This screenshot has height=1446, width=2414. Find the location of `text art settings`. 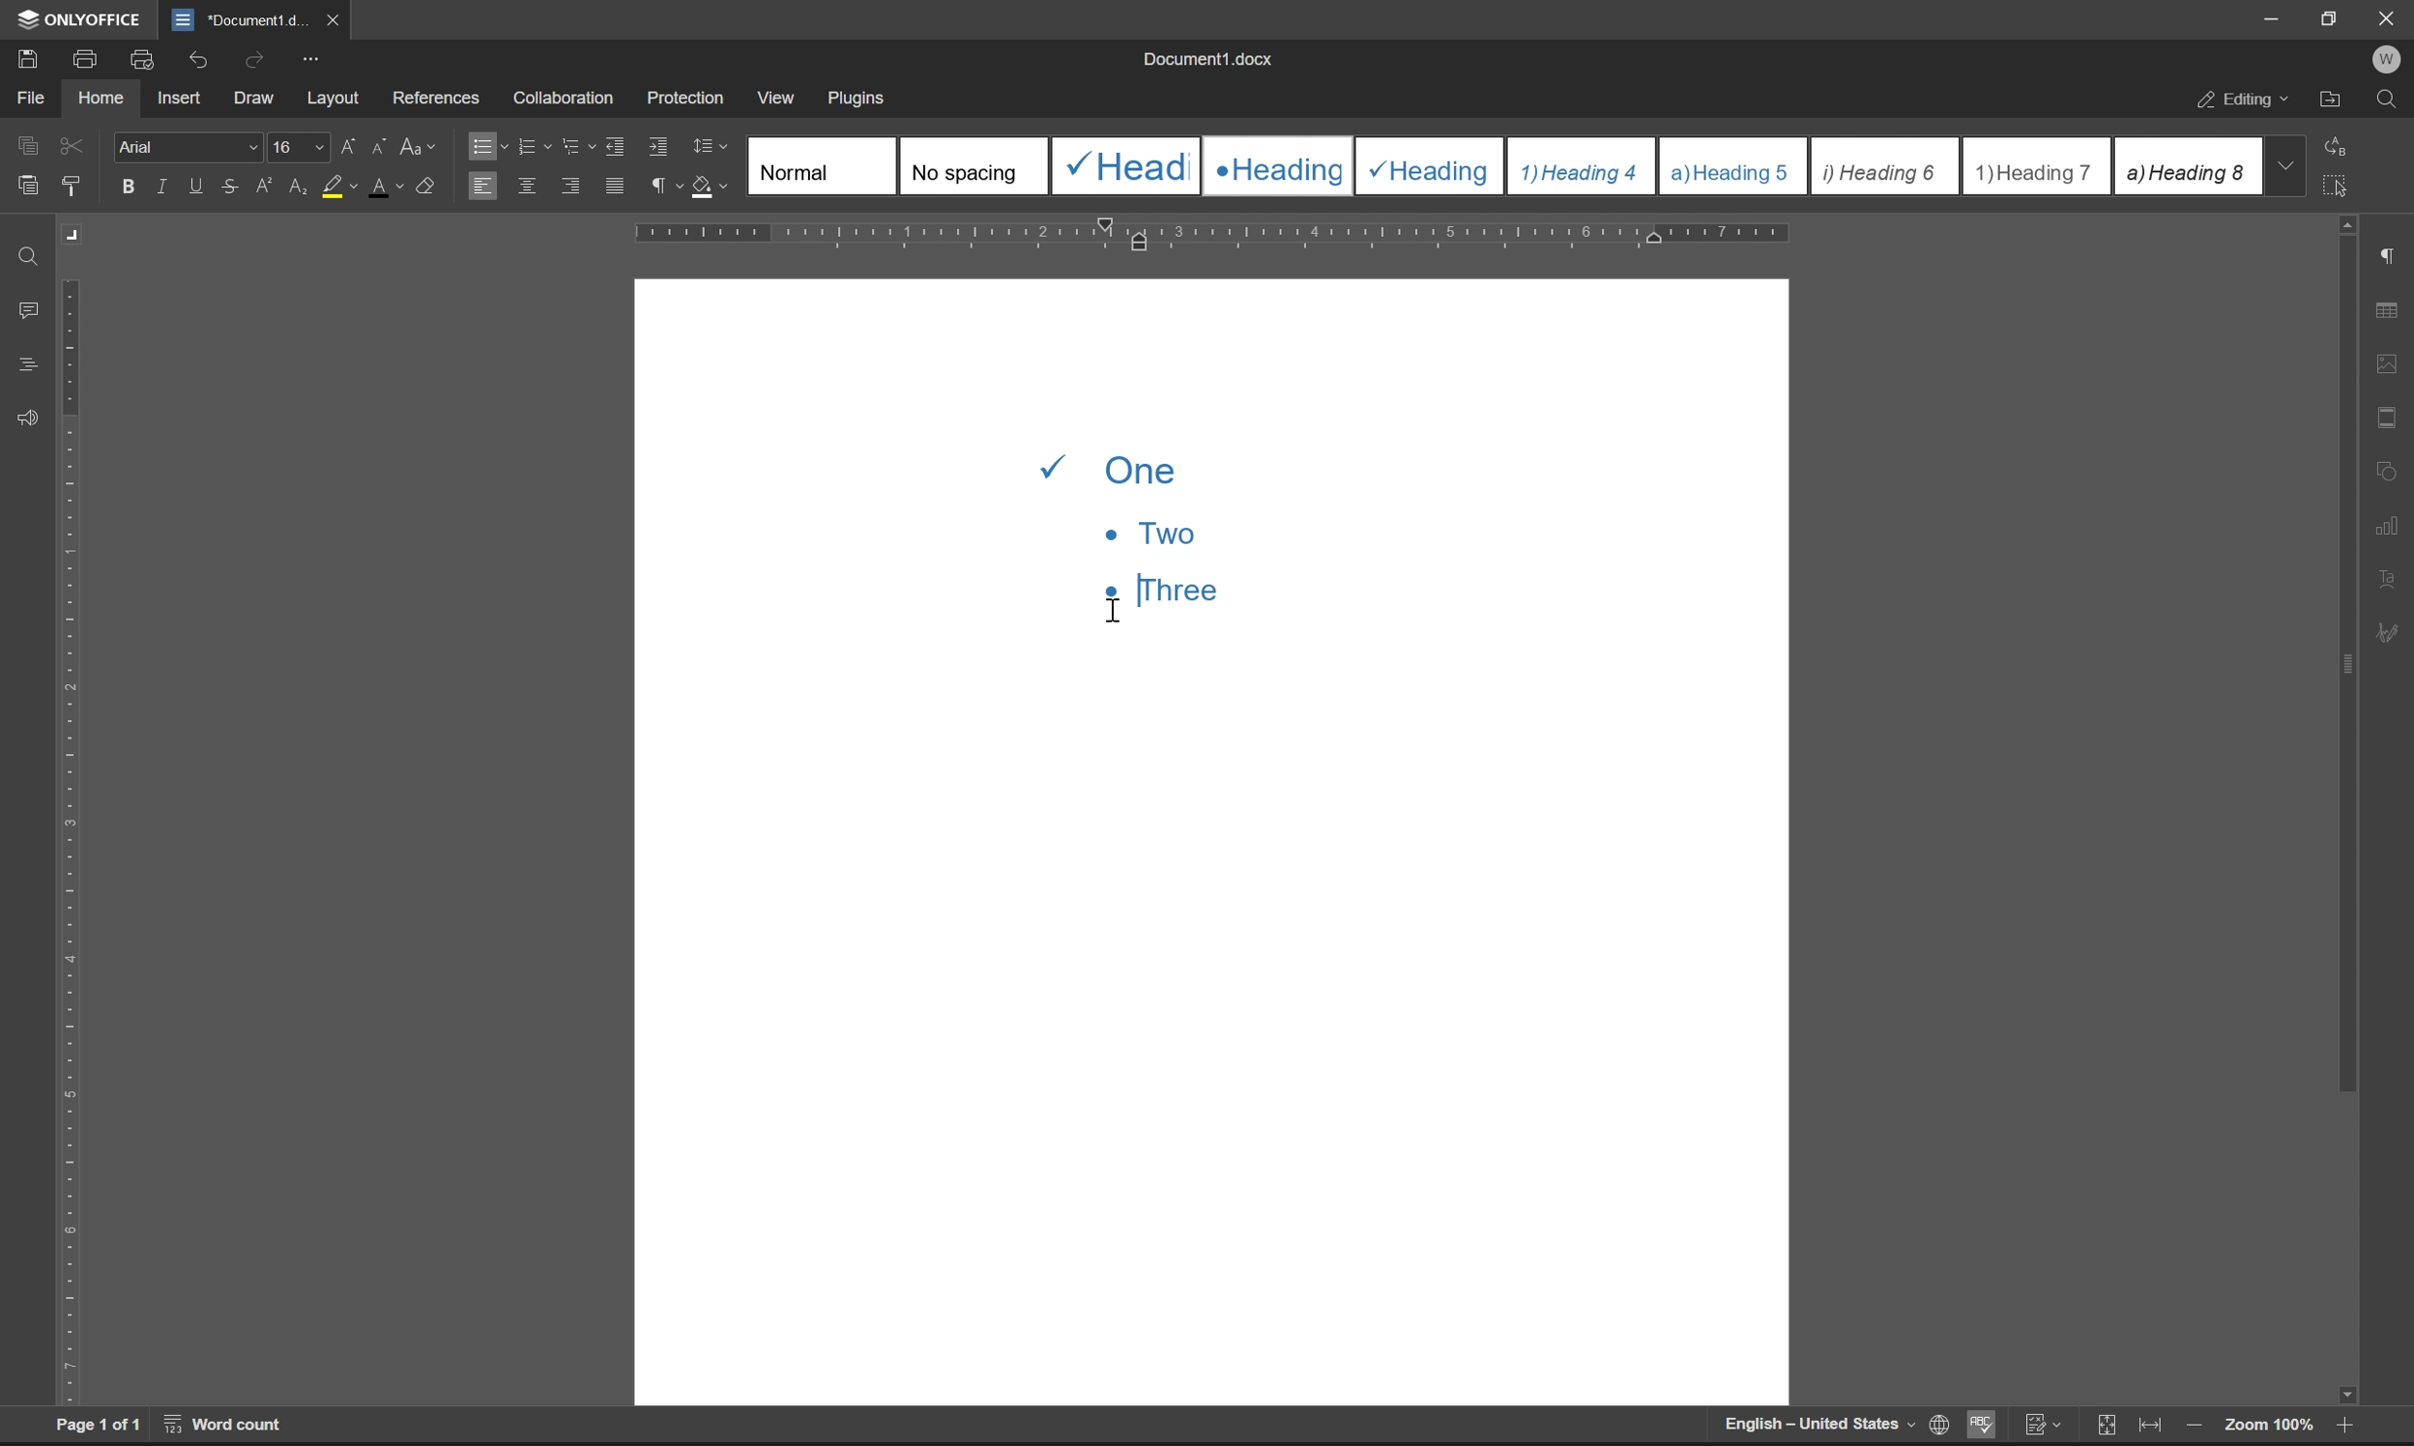

text art settings is located at coordinates (2387, 579).